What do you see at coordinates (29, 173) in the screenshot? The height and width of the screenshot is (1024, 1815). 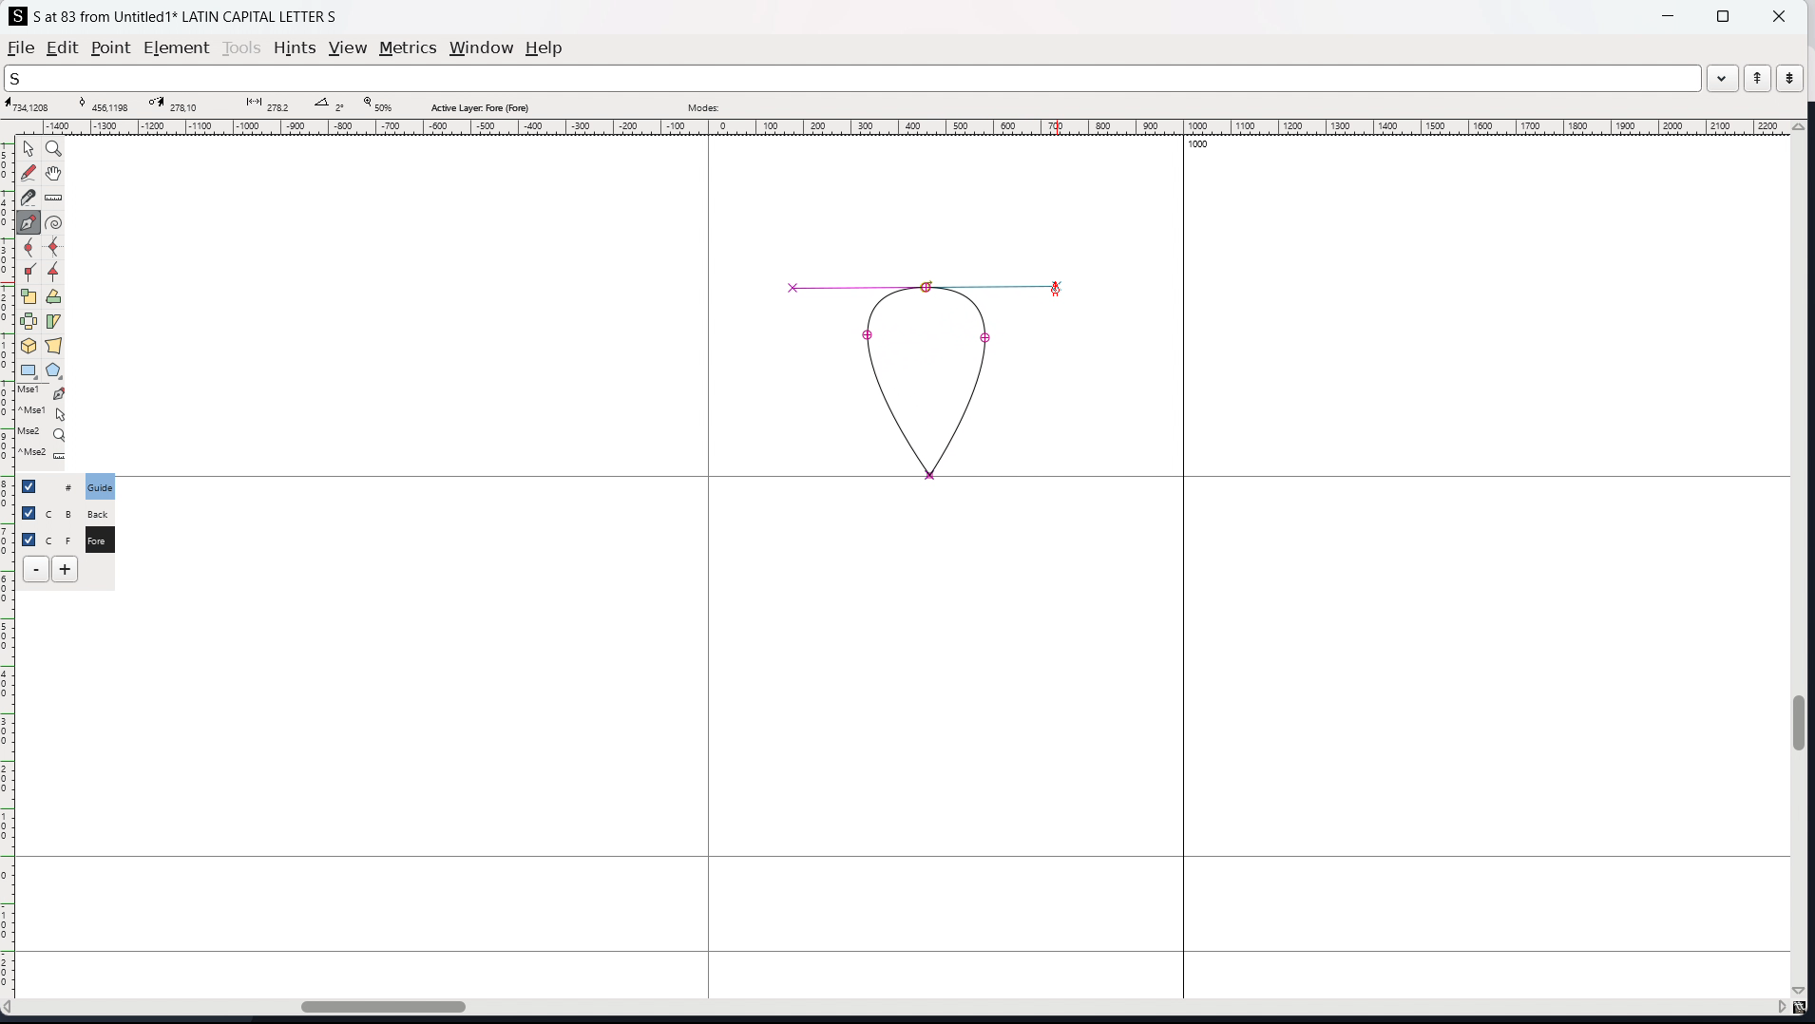 I see `draw a freehand curve` at bounding box center [29, 173].